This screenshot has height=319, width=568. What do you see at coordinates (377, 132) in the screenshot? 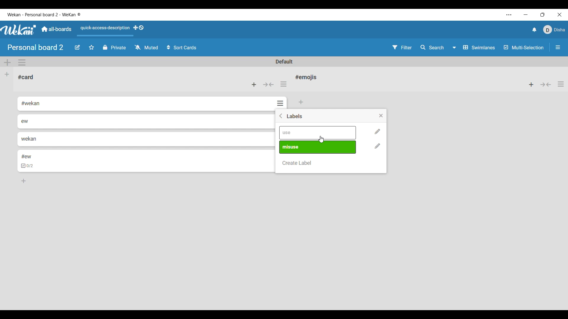
I see `Change name and color of respective label` at bounding box center [377, 132].